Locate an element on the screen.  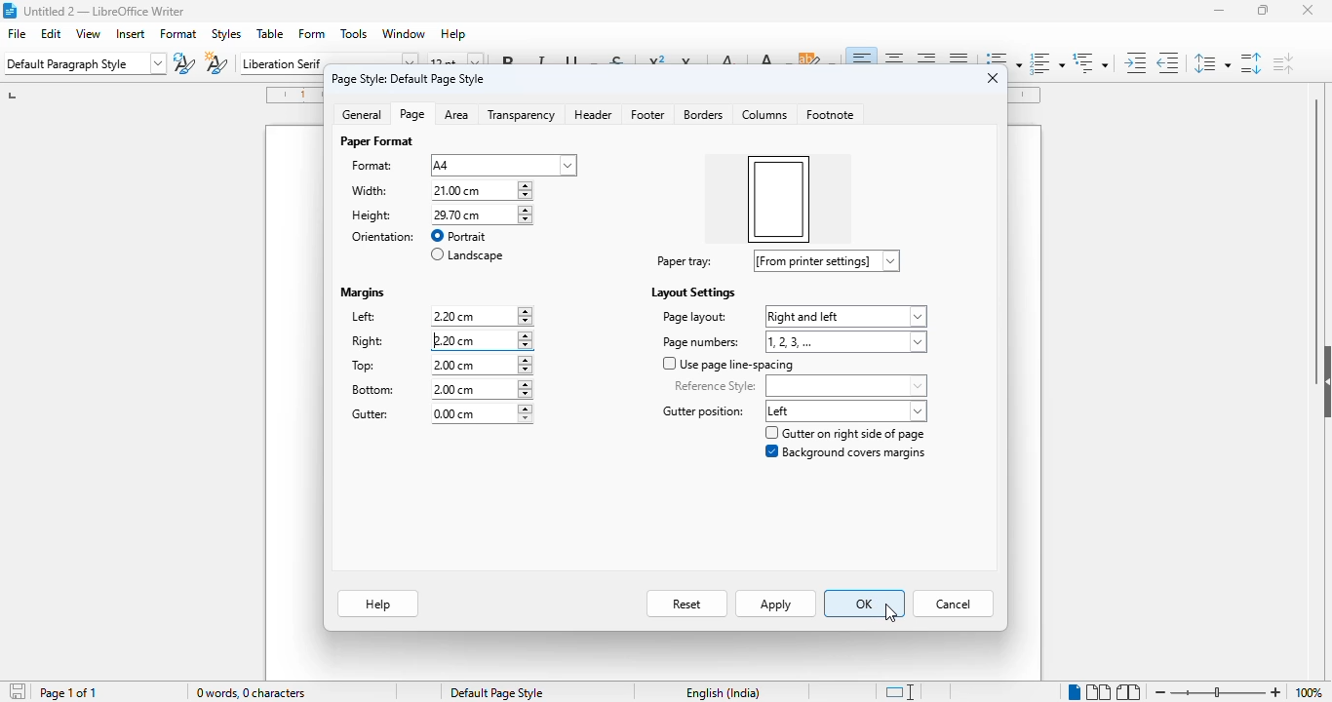
justified is located at coordinates (960, 58).